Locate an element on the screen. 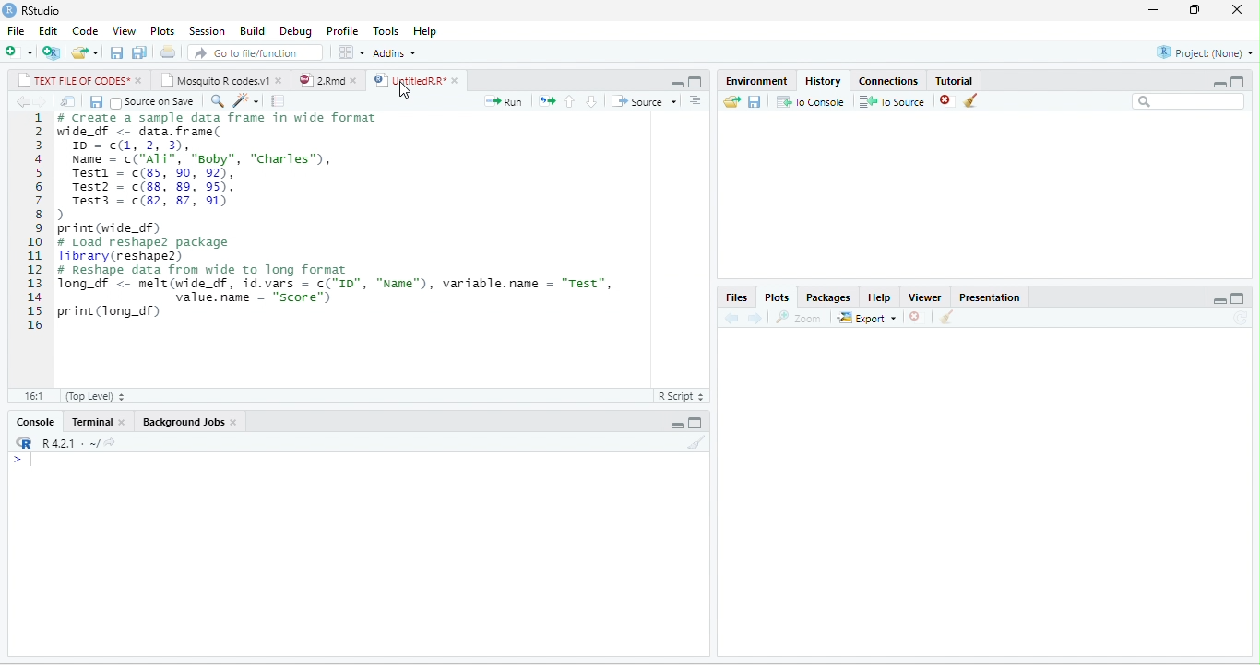  Project(None) is located at coordinates (1205, 52).